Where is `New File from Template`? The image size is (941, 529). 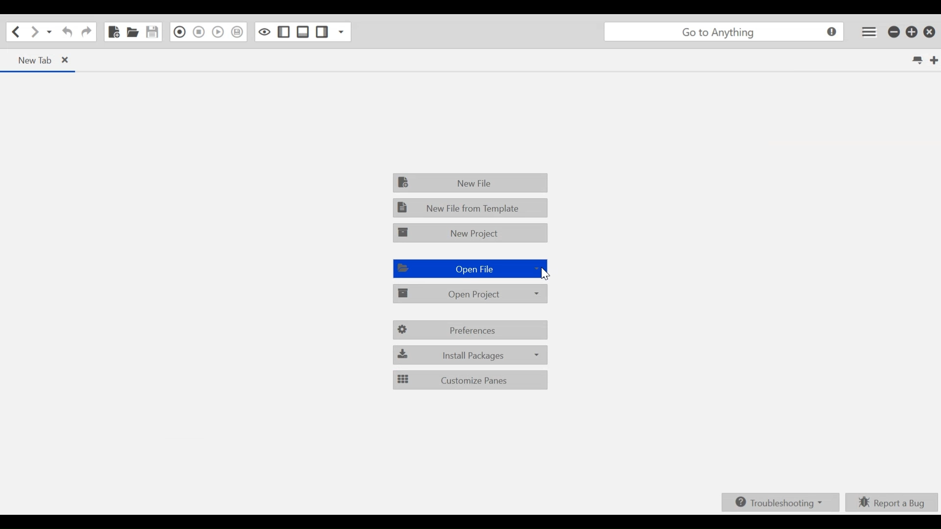
New File from Template is located at coordinates (469, 208).